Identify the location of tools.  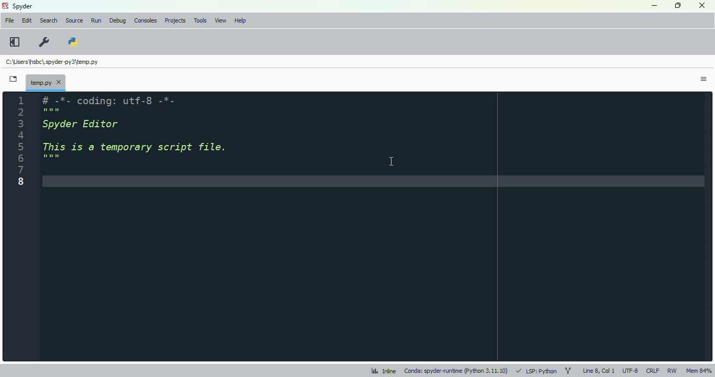
(200, 20).